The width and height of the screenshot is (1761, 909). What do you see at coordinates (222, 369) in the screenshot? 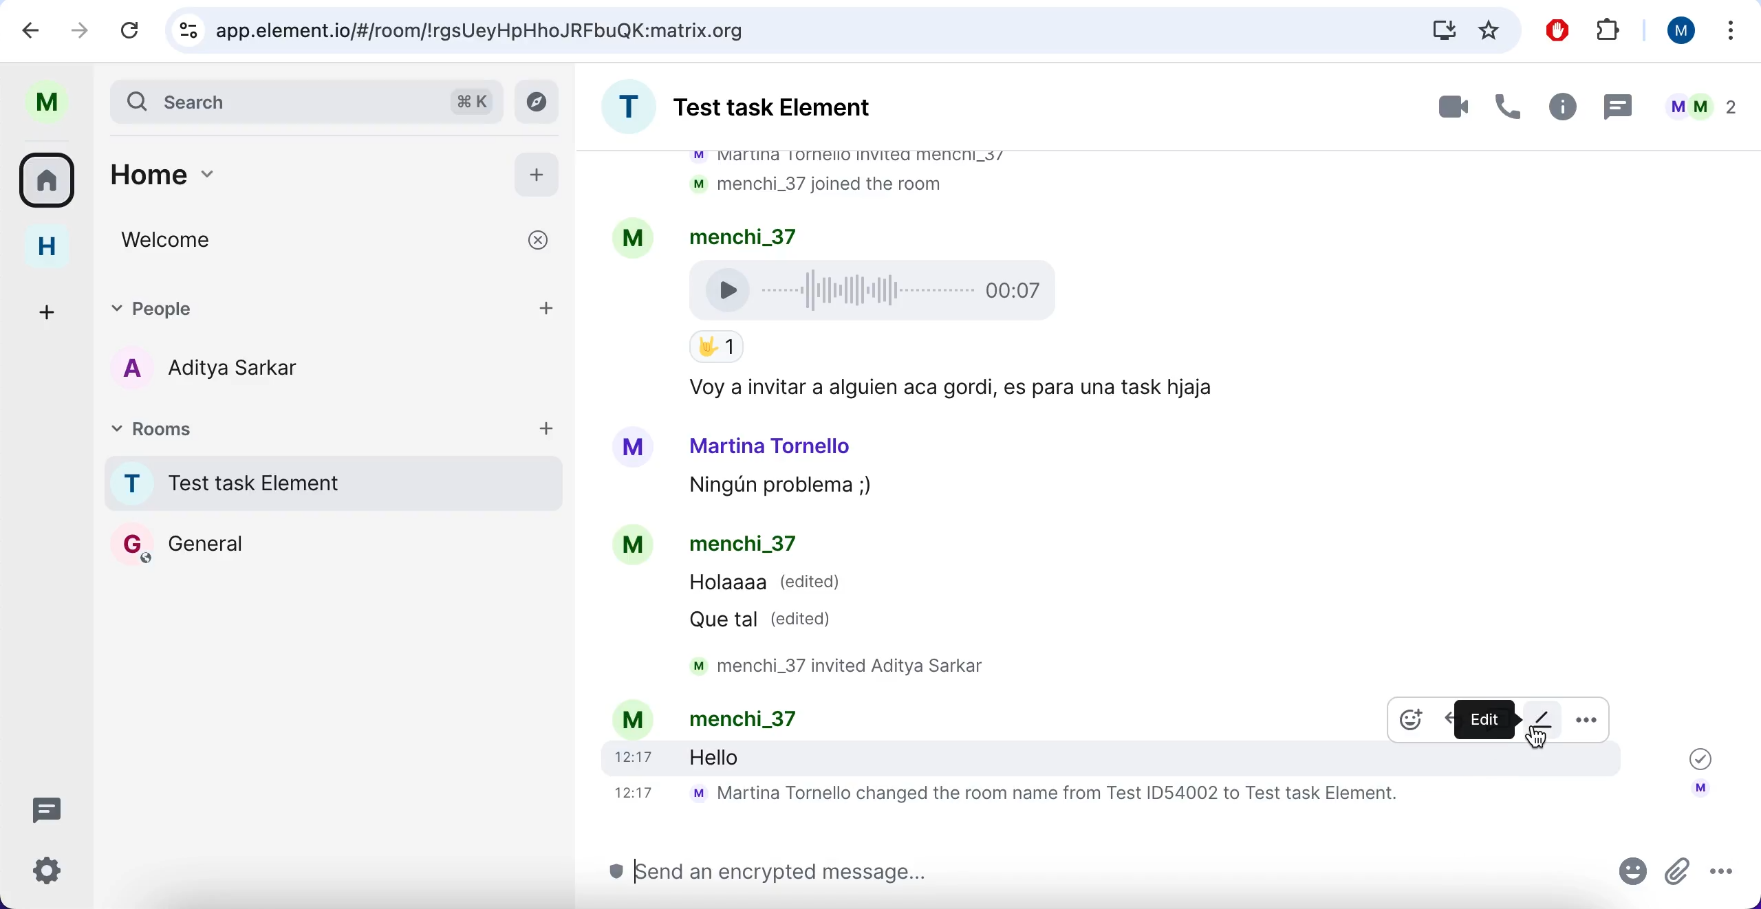
I see `chat member` at bounding box center [222, 369].